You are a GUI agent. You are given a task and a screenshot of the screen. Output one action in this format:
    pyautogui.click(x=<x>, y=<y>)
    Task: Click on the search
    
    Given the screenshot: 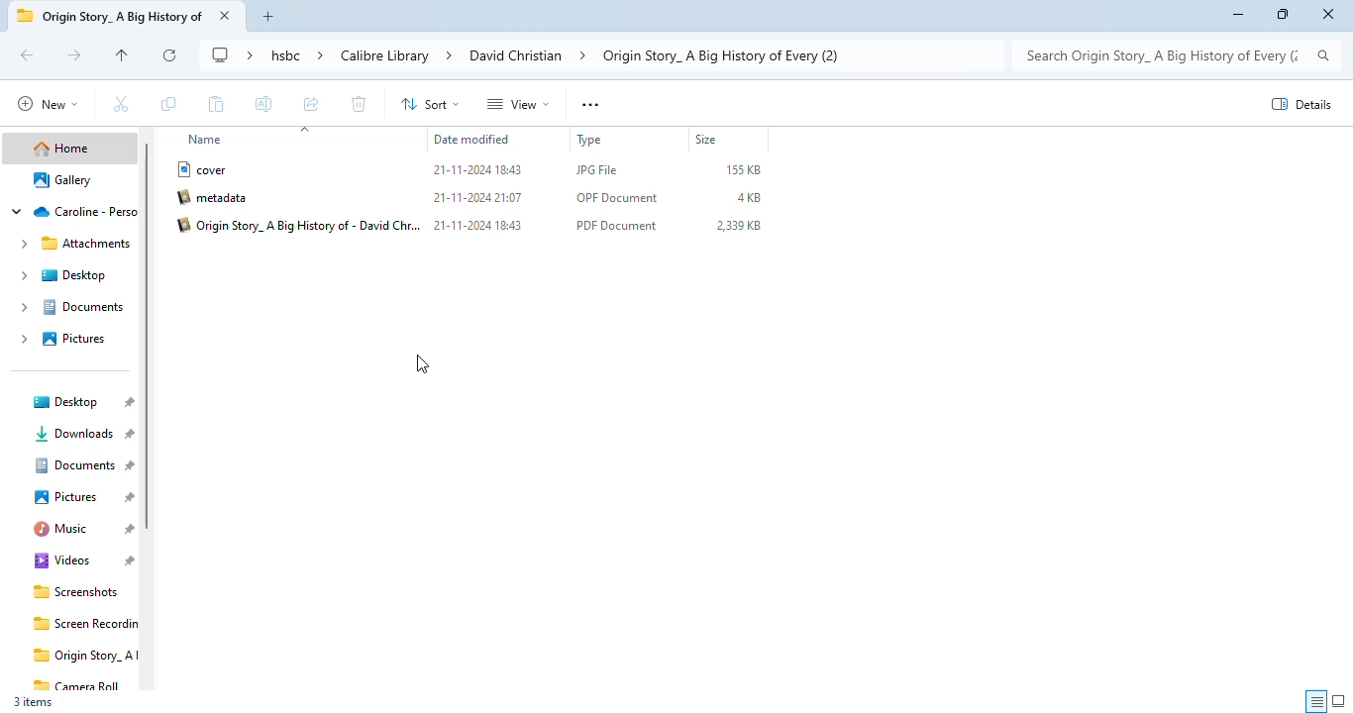 What is the action you would take?
    pyautogui.click(x=1177, y=56)
    